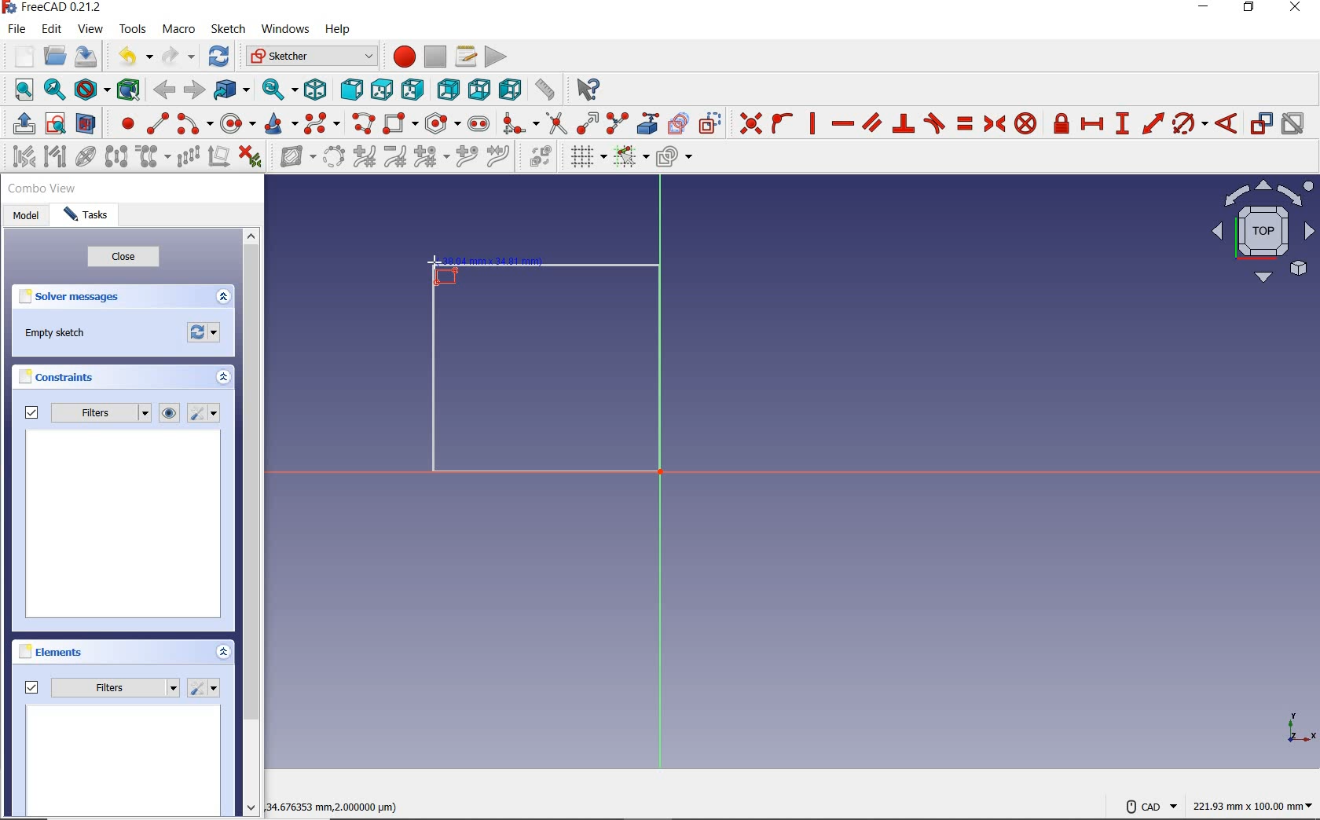 Image resolution: width=1320 pixels, height=820 pixels. Describe the element at coordinates (401, 124) in the screenshot. I see `create rectangle` at that location.